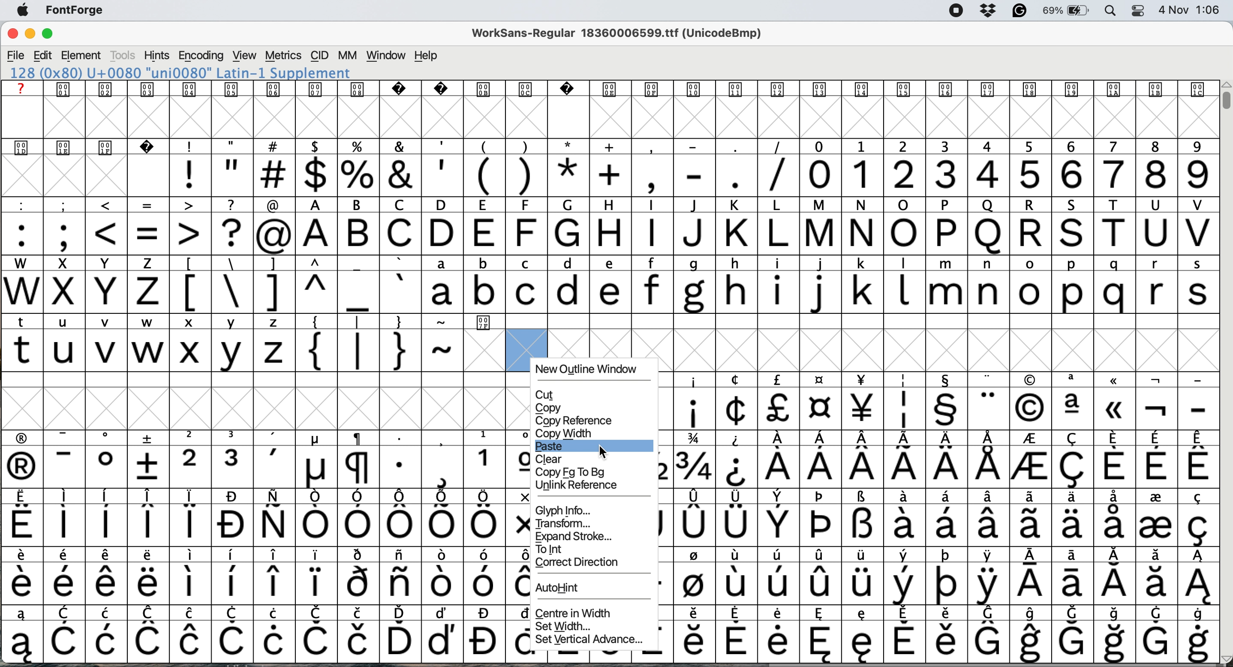  What do you see at coordinates (615, 118) in the screenshot?
I see `glyph grid` at bounding box center [615, 118].